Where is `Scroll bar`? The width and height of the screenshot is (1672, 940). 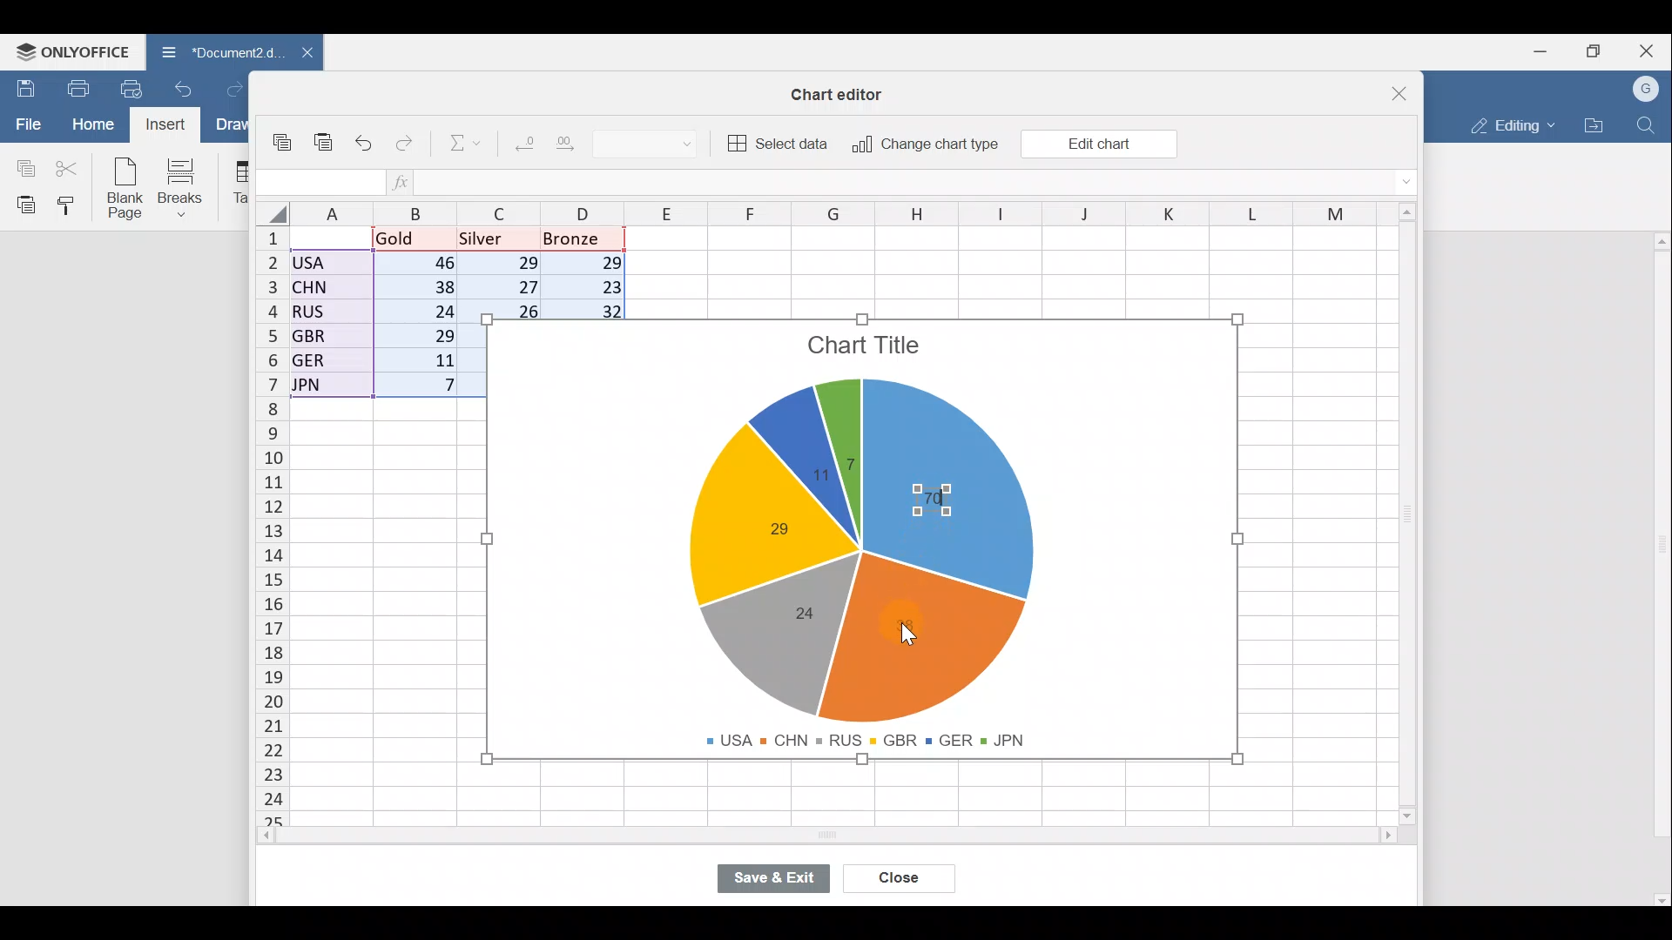 Scroll bar is located at coordinates (1656, 562).